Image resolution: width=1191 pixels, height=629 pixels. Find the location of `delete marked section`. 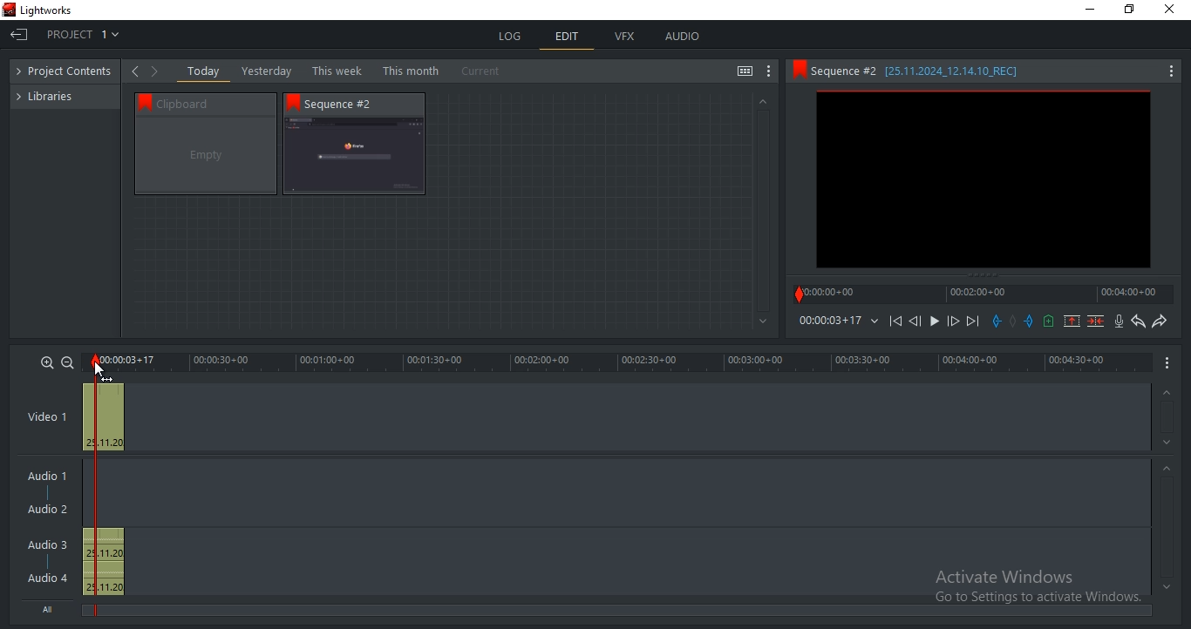

delete marked section is located at coordinates (1097, 321).